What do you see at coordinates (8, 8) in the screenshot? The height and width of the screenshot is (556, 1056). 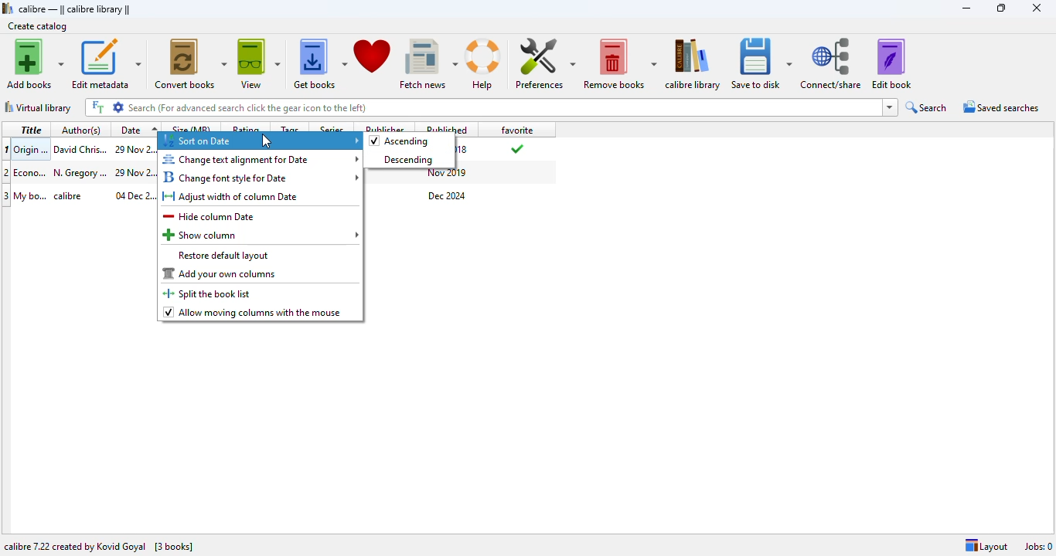 I see `logo` at bounding box center [8, 8].